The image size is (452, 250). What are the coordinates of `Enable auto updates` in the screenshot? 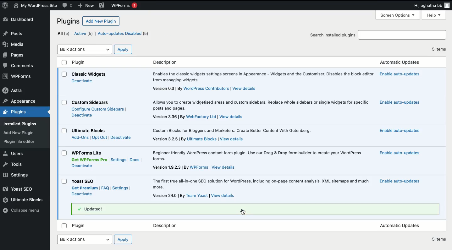 It's located at (399, 181).